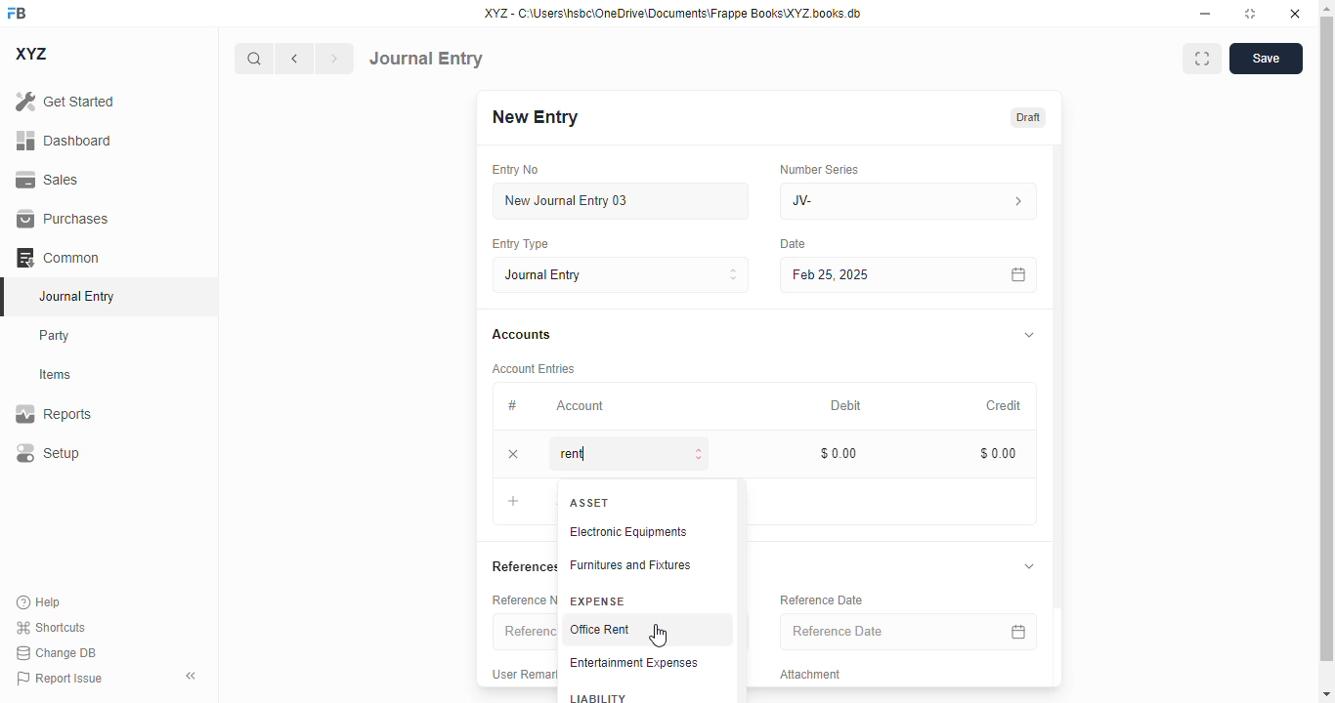 The width and height of the screenshot is (1335, 703). Describe the element at coordinates (1015, 202) in the screenshot. I see `number series information` at that location.